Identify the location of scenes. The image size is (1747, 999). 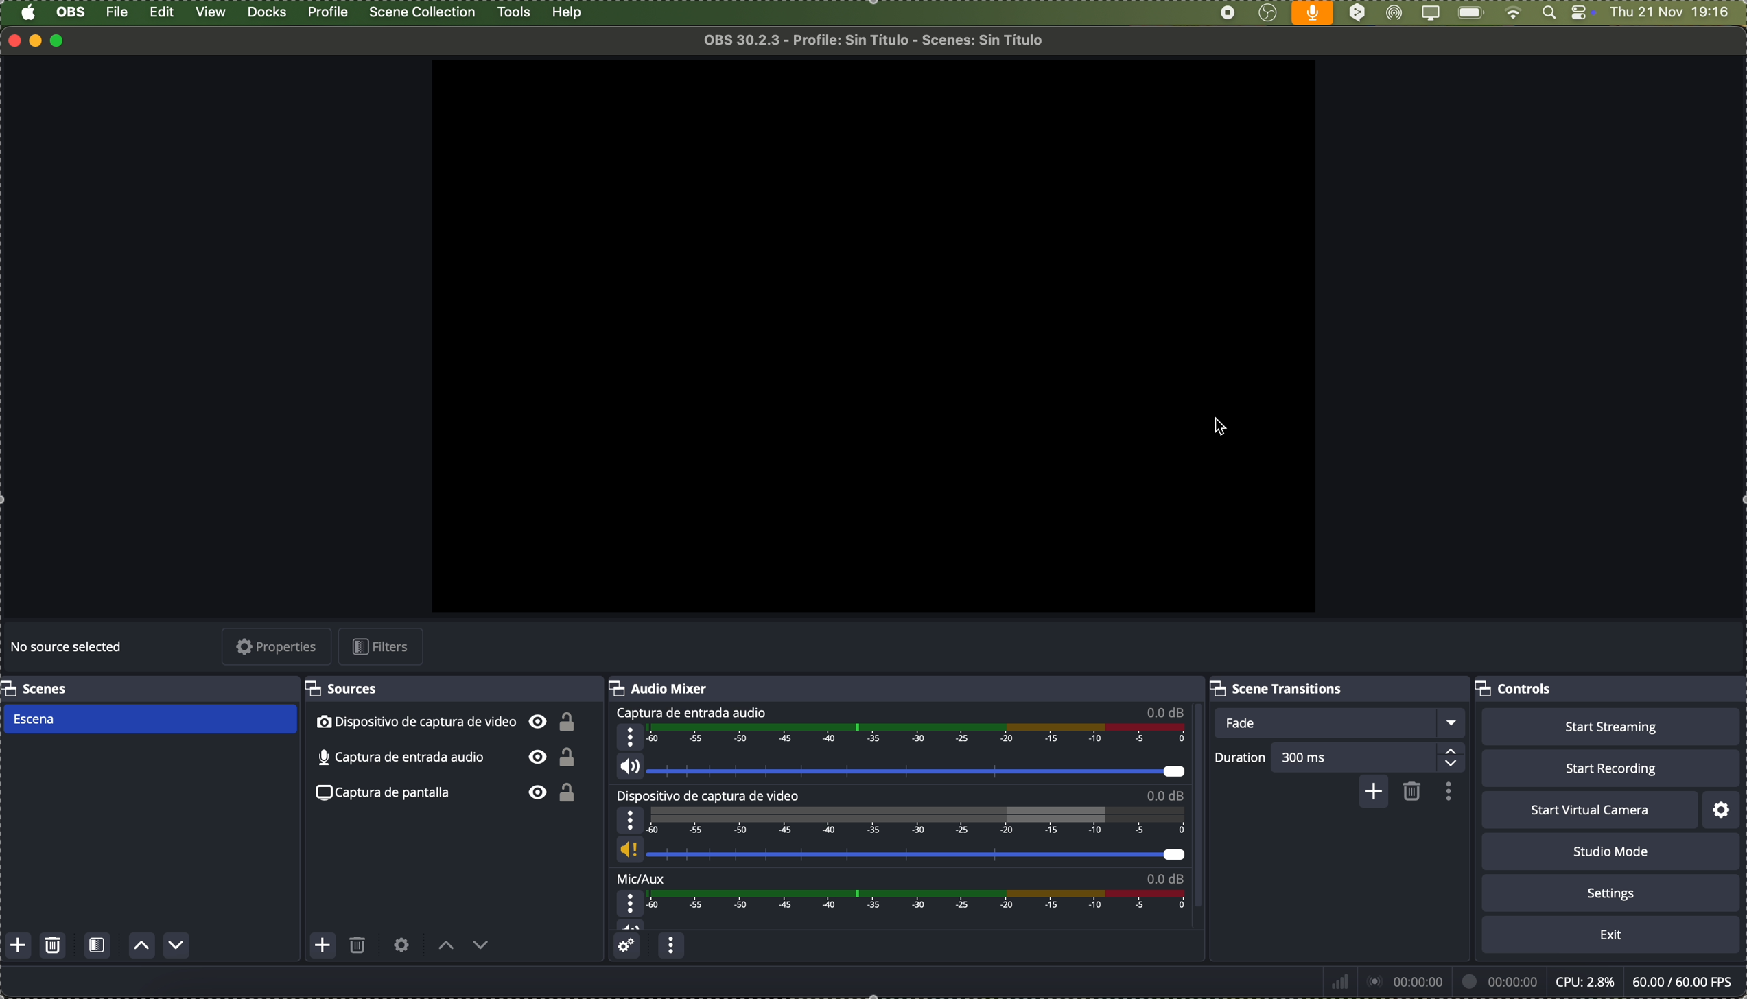
(37, 688).